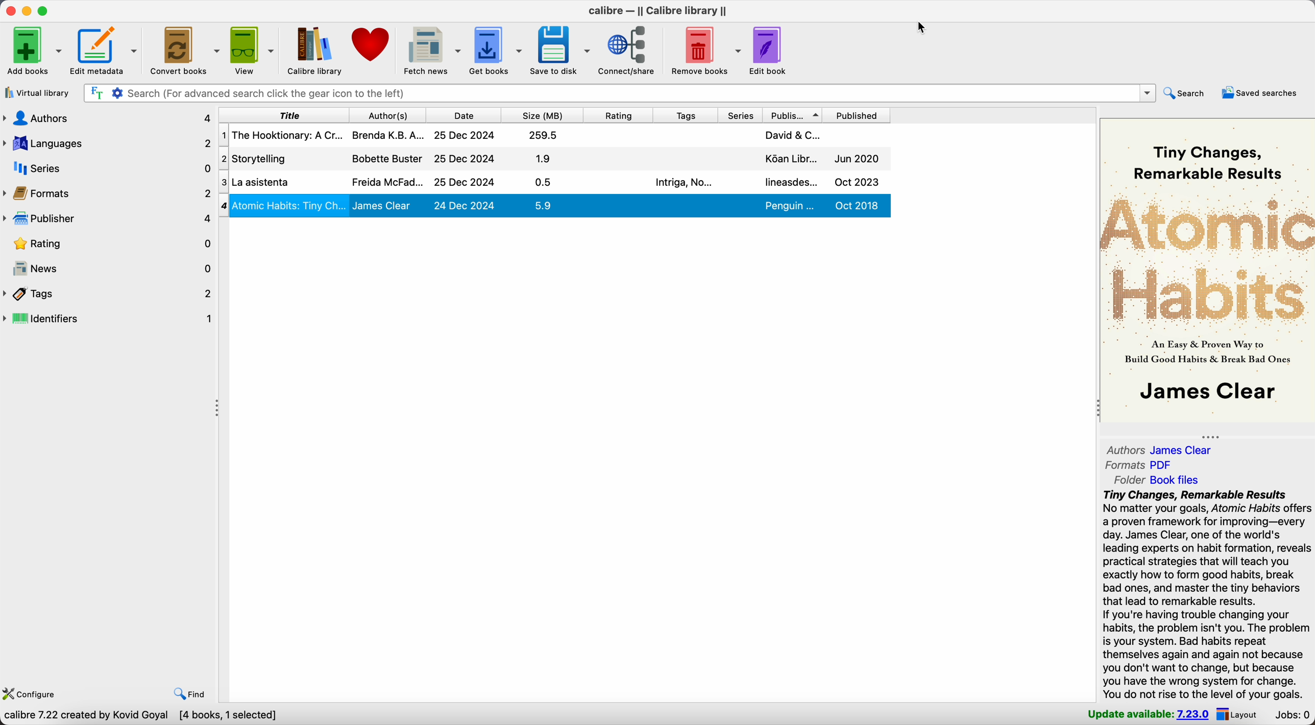  What do you see at coordinates (262, 160) in the screenshot?
I see `storytelling` at bounding box center [262, 160].